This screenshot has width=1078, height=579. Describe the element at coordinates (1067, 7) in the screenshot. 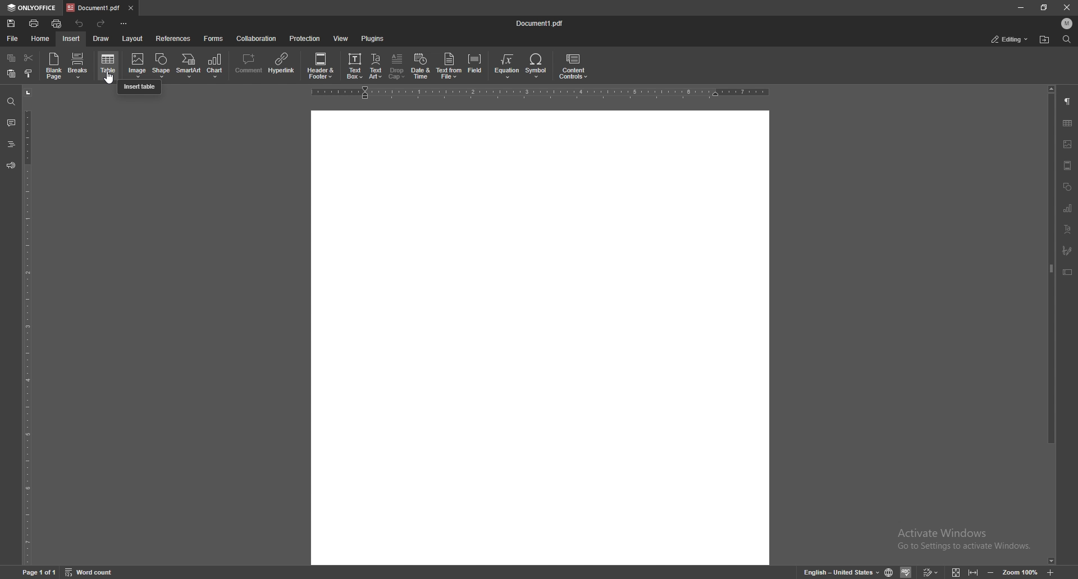

I see `close` at that location.